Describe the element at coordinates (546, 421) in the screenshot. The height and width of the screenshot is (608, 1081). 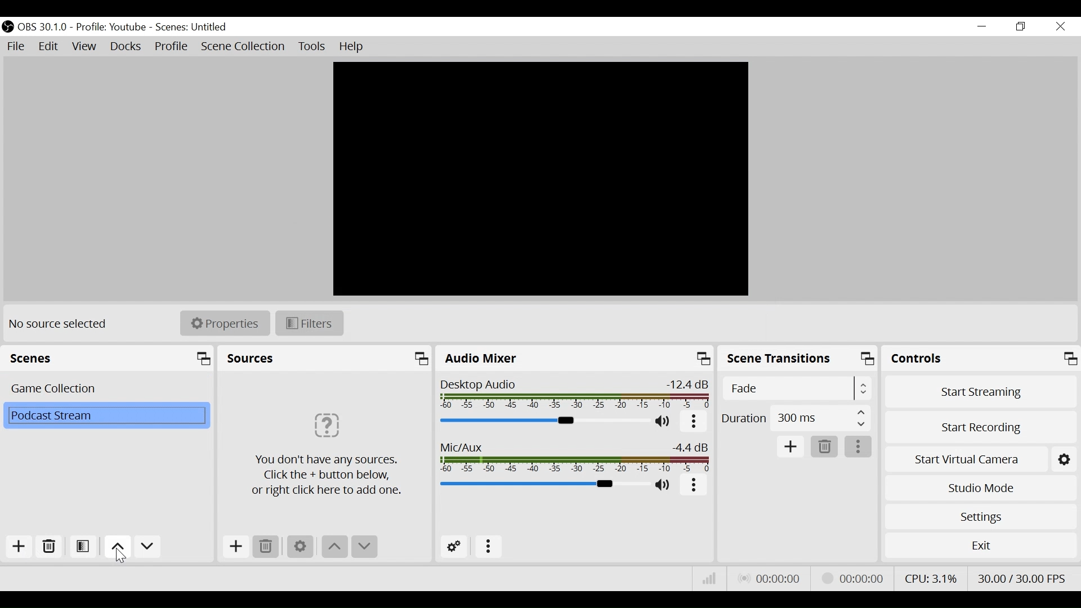
I see `Desktop Audio Slider` at that location.